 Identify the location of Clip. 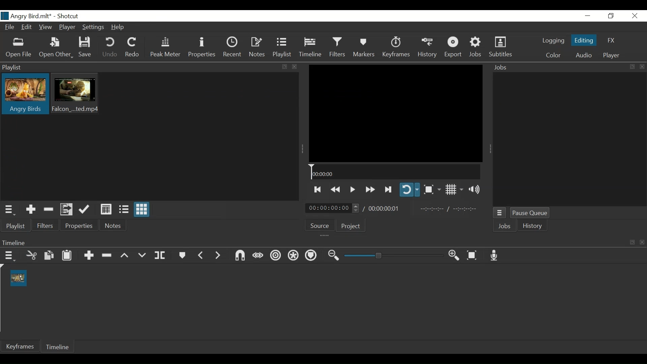
(20, 278).